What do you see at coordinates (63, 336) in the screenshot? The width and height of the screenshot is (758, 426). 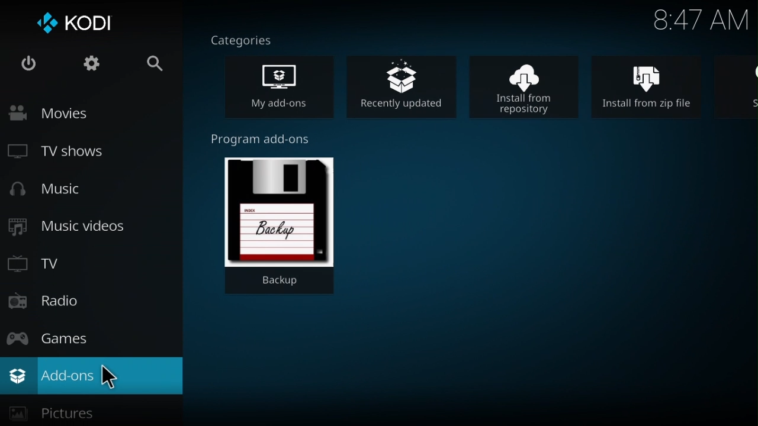 I see `Games` at bounding box center [63, 336].